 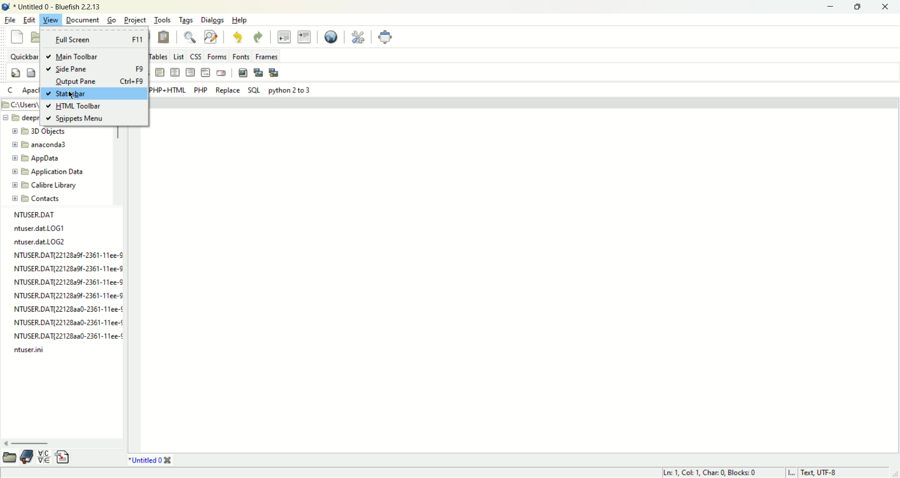 What do you see at coordinates (201, 90) in the screenshot?
I see `PHP` at bounding box center [201, 90].